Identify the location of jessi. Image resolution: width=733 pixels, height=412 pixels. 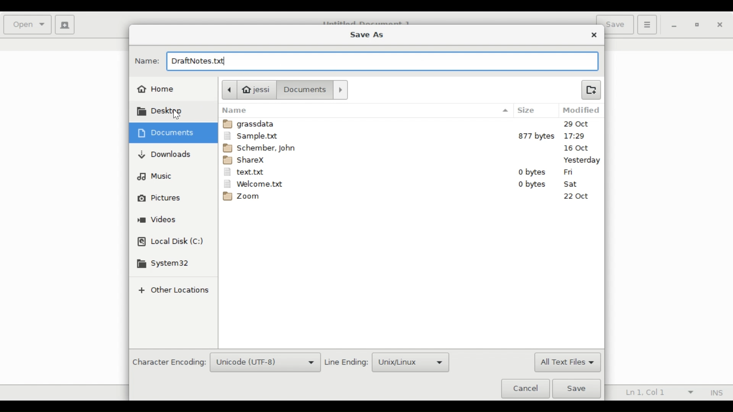
(248, 89).